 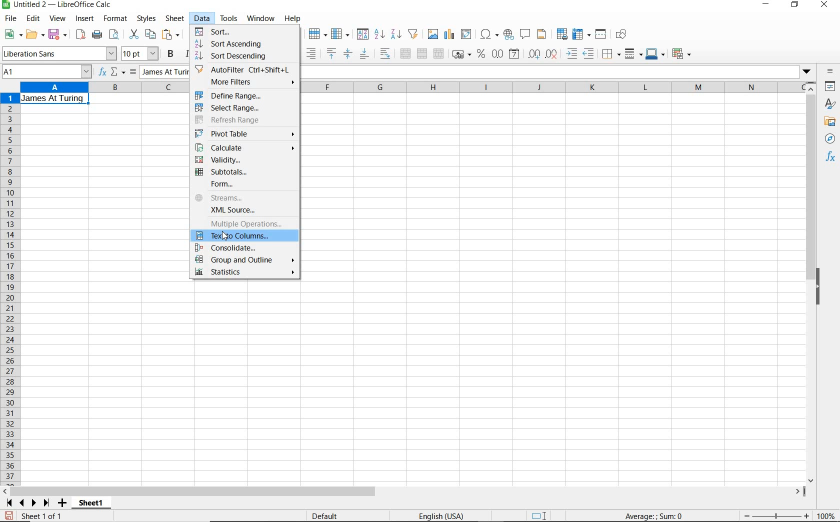 What do you see at coordinates (244, 70) in the screenshot?
I see `autofilter` at bounding box center [244, 70].